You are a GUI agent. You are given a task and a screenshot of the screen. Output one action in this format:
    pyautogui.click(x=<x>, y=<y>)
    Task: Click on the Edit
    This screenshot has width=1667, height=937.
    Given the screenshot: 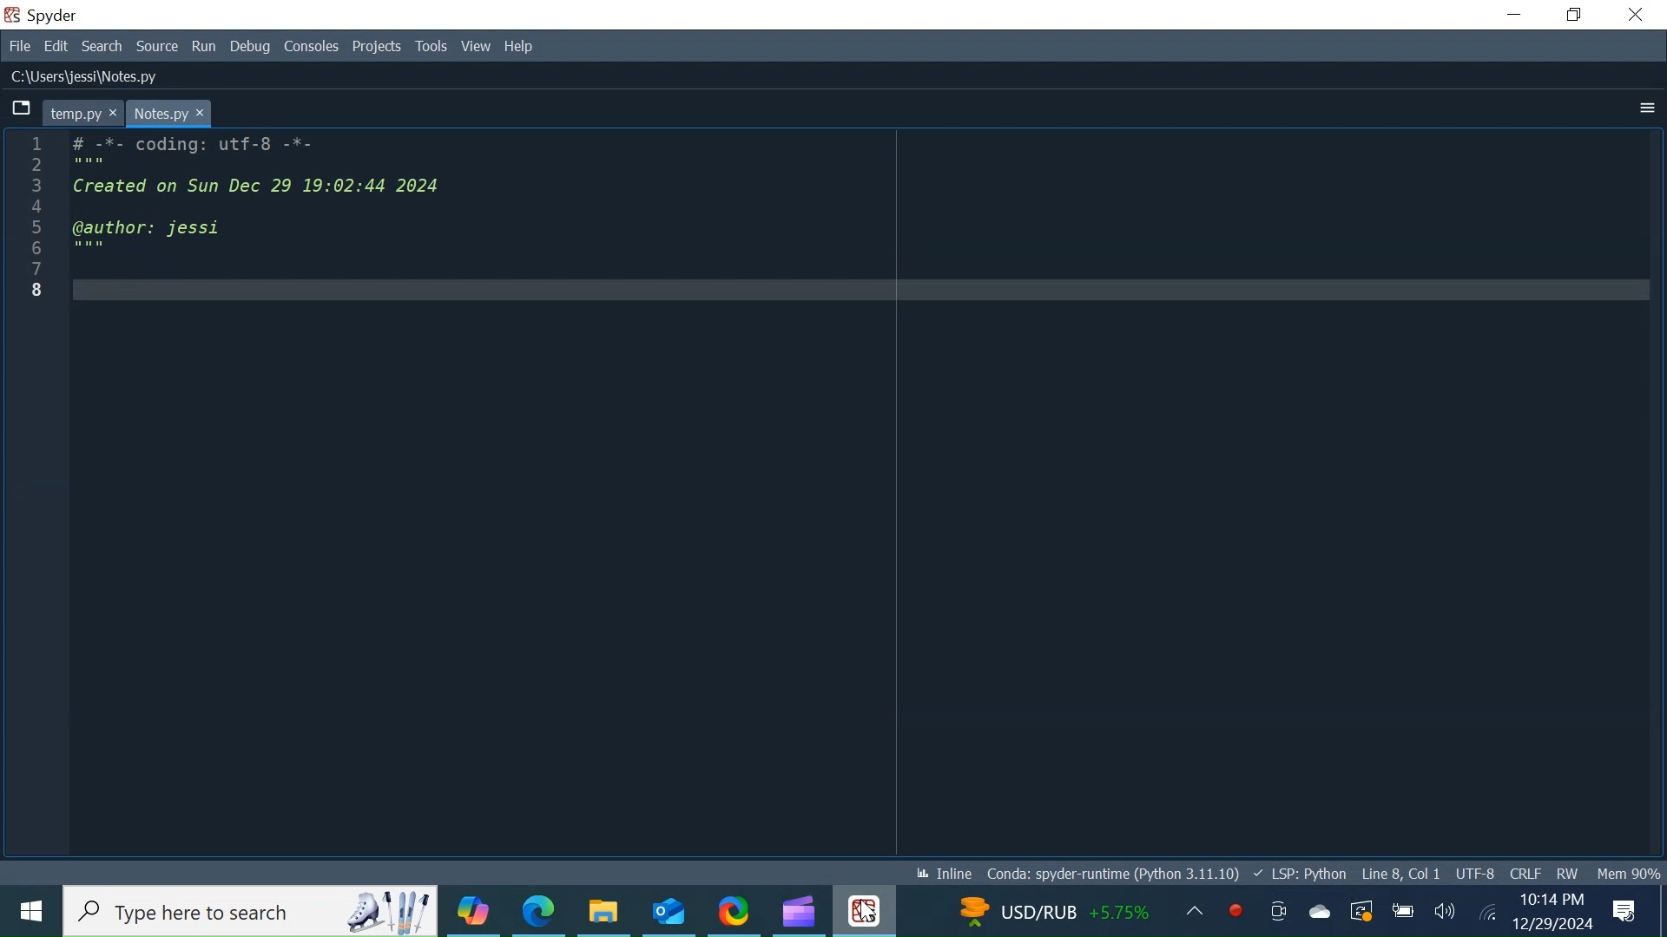 What is the action you would take?
    pyautogui.click(x=58, y=46)
    